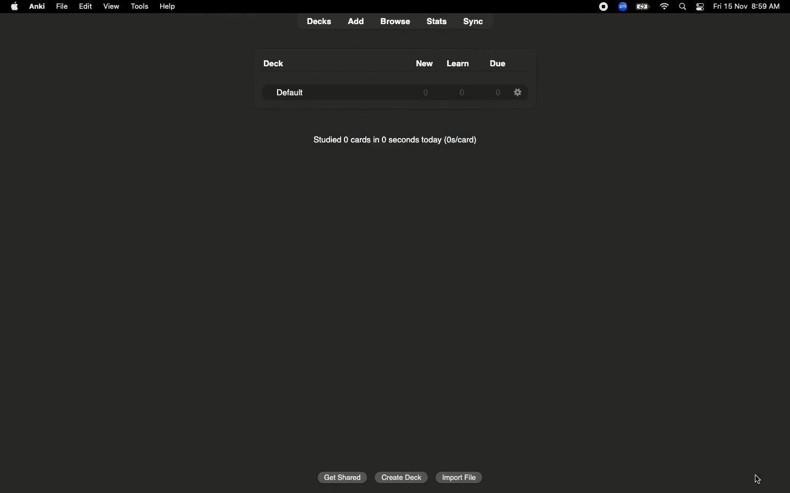  I want to click on Recording, so click(605, 7).